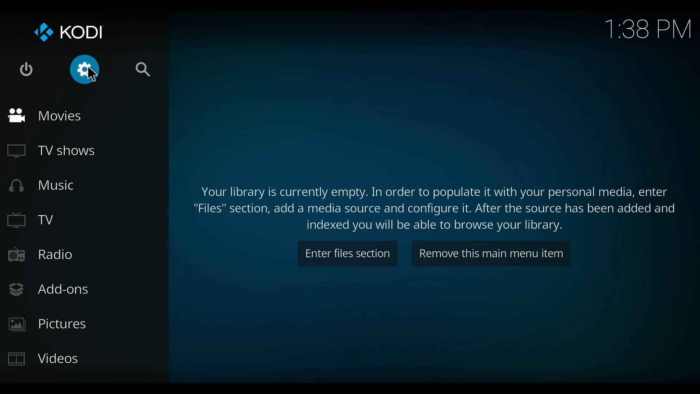  What do you see at coordinates (60, 151) in the screenshot?
I see `TV Shows` at bounding box center [60, 151].